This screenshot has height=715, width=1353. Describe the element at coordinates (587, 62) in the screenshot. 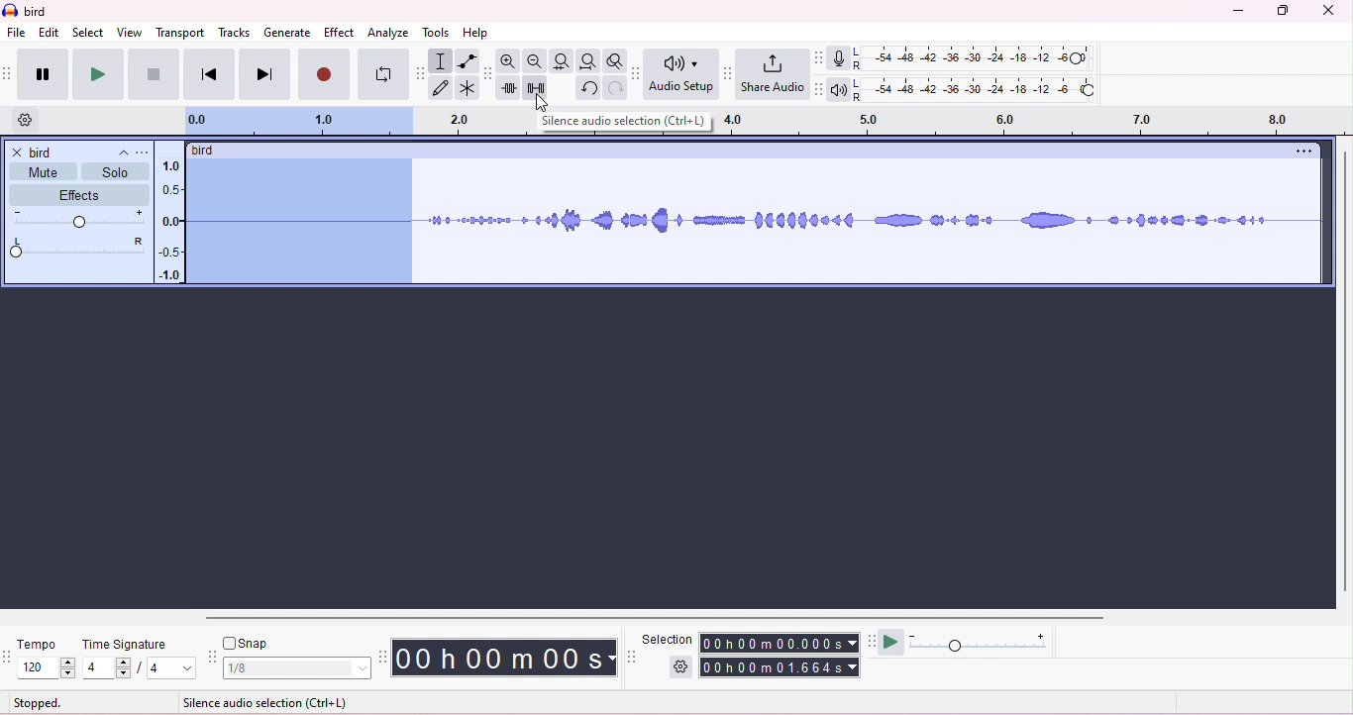

I see `fit project to width` at that location.